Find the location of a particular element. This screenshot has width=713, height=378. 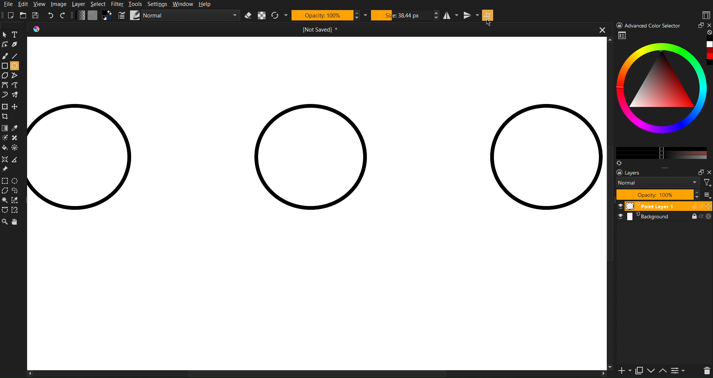

Layers is located at coordinates (630, 172).